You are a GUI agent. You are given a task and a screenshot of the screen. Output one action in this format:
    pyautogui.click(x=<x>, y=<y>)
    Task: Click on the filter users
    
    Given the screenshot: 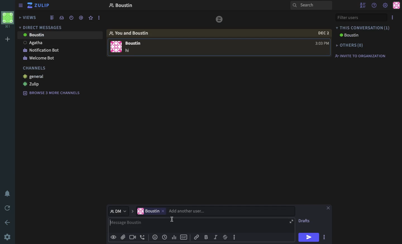 What is the action you would take?
    pyautogui.click(x=362, y=18)
    